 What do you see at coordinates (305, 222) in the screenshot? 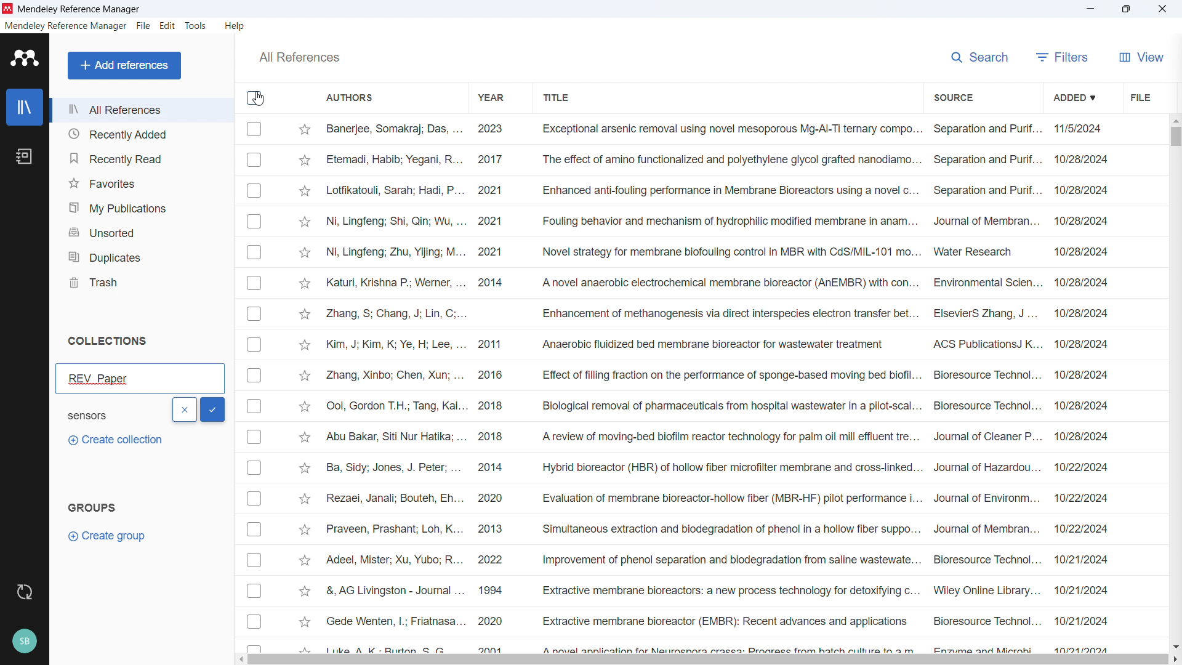
I see `Star mark respective publication` at bounding box center [305, 222].